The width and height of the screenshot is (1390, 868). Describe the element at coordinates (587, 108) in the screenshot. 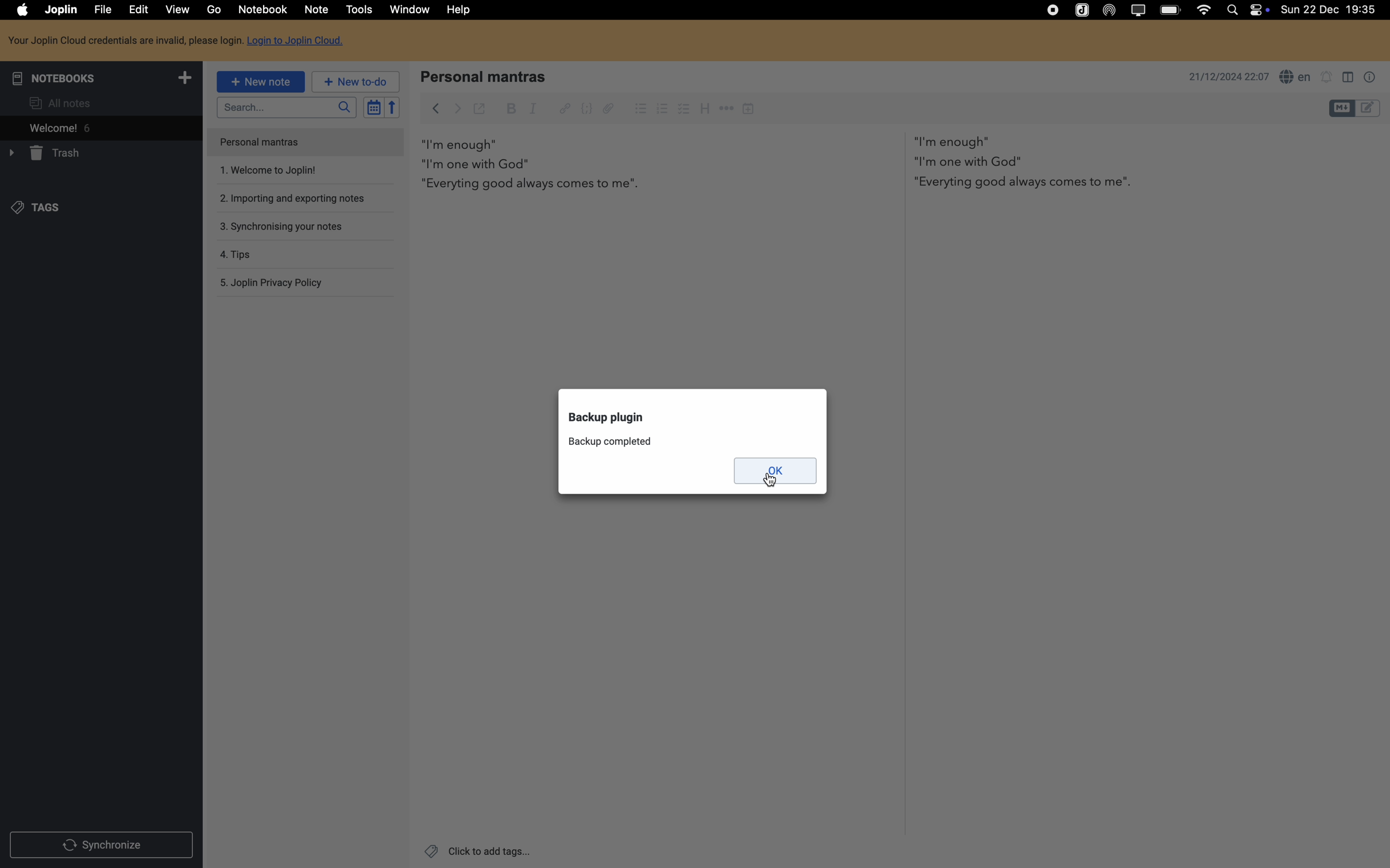

I see `code` at that location.